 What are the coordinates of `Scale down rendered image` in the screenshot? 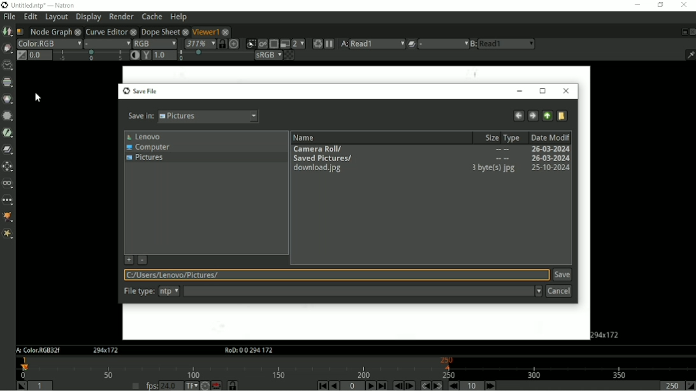 It's located at (300, 43).